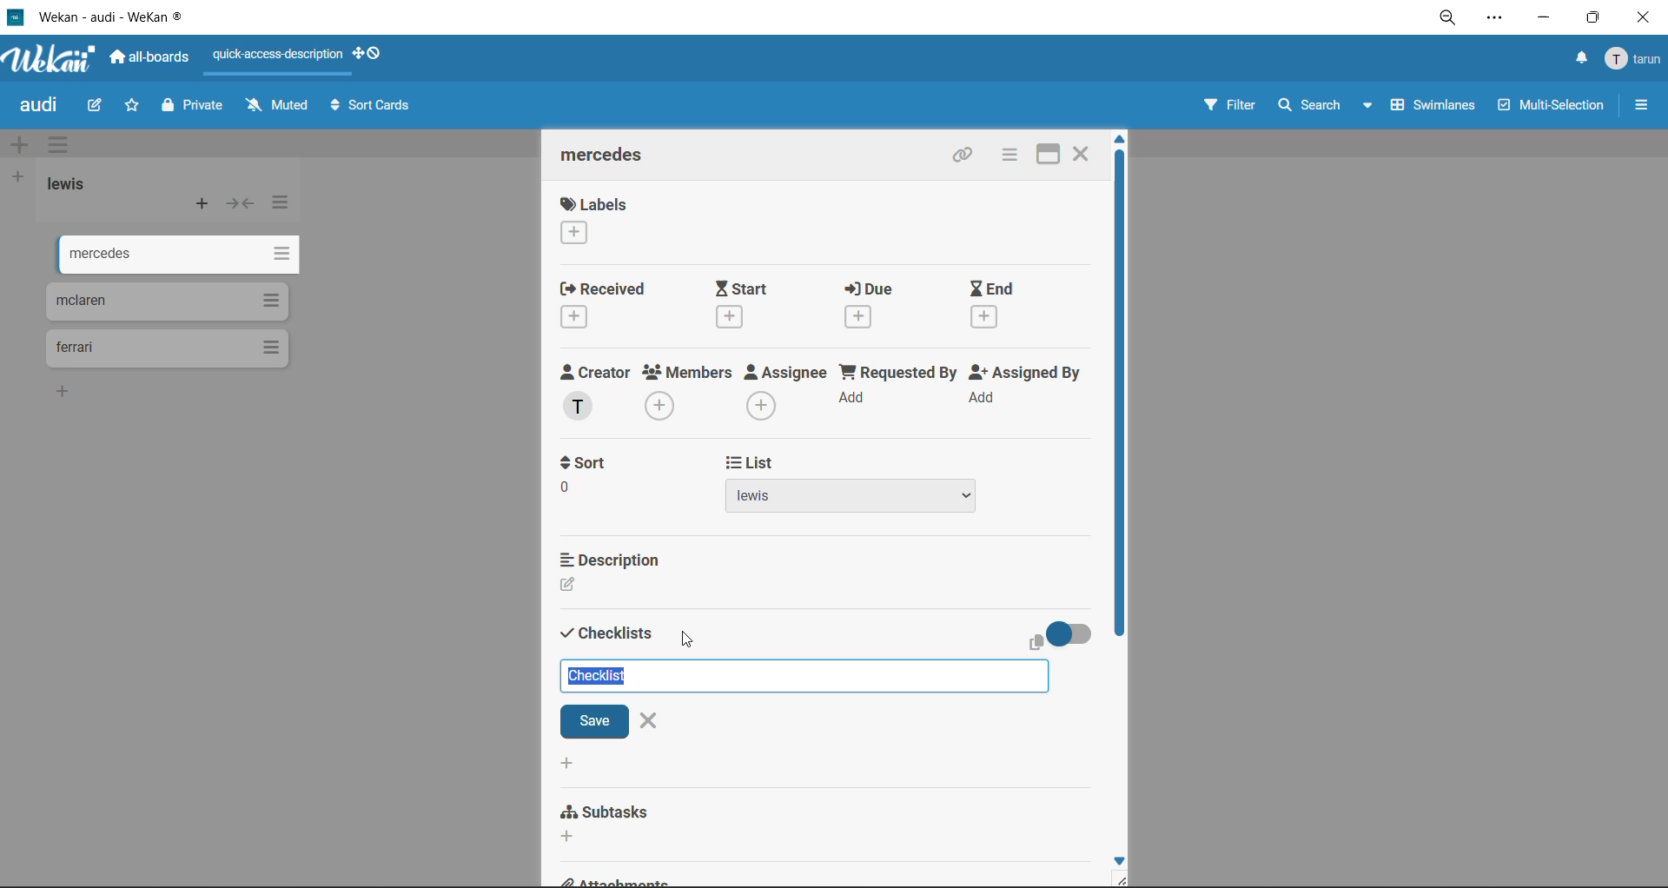 Image resolution: width=1668 pixels, height=888 pixels. Describe the element at coordinates (19, 146) in the screenshot. I see `add swimlane` at that location.